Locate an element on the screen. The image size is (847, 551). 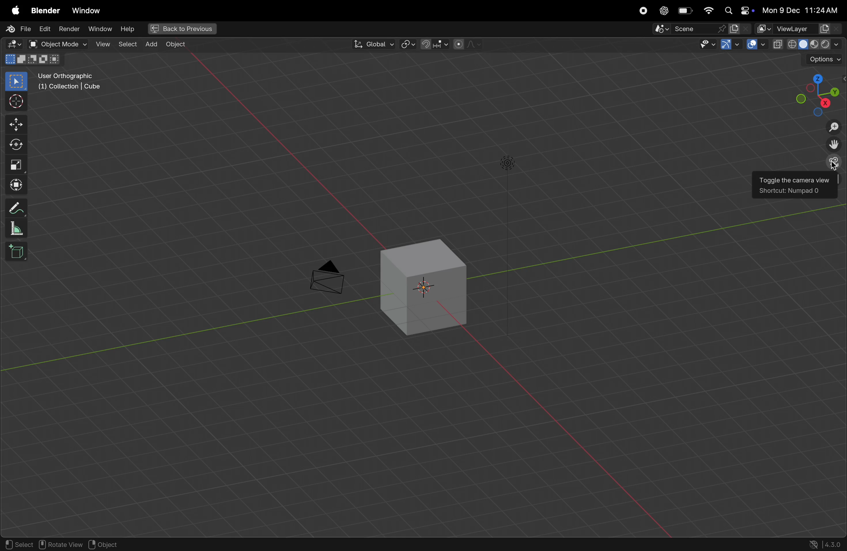
edit is located at coordinates (43, 28).